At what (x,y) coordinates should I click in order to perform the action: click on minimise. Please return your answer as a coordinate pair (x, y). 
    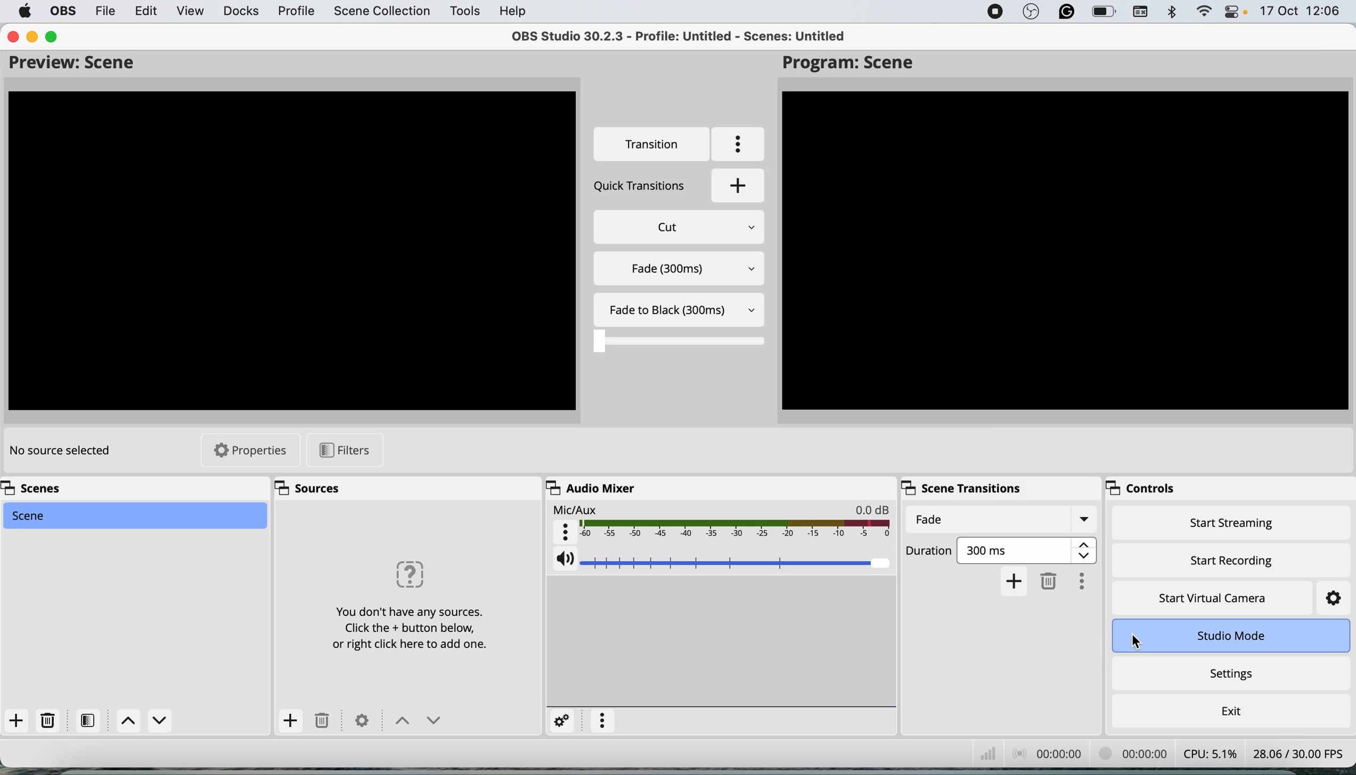
    Looking at the image, I should click on (34, 37).